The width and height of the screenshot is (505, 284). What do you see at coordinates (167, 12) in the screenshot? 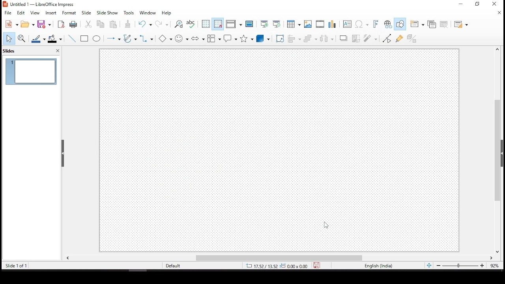
I see `help` at bounding box center [167, 12].